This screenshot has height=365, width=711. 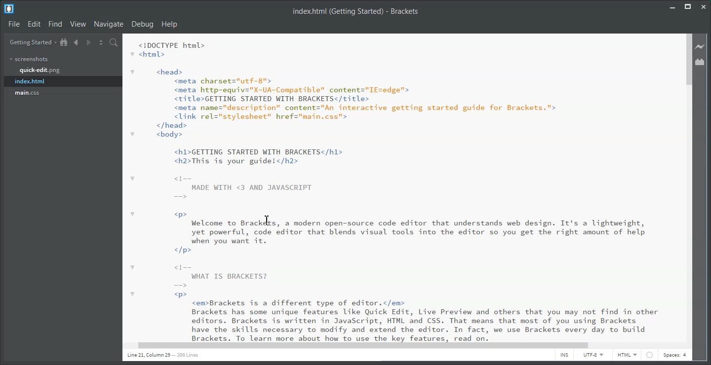 I want to click on Help, so click(x=169, y=24).